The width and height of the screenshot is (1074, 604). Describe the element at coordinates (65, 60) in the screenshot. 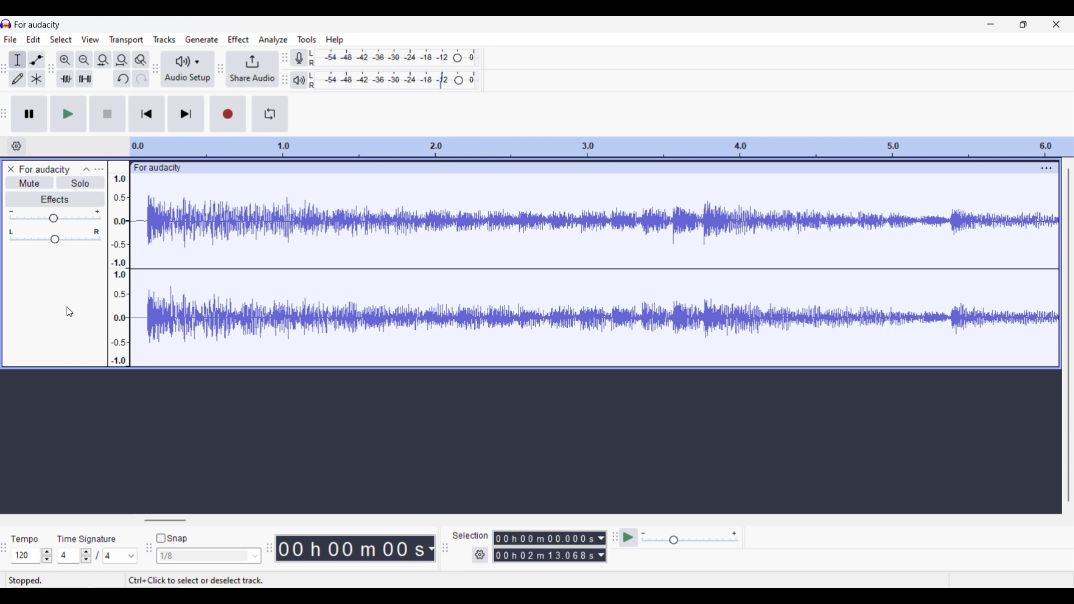

I see `Zoom in` at that location.